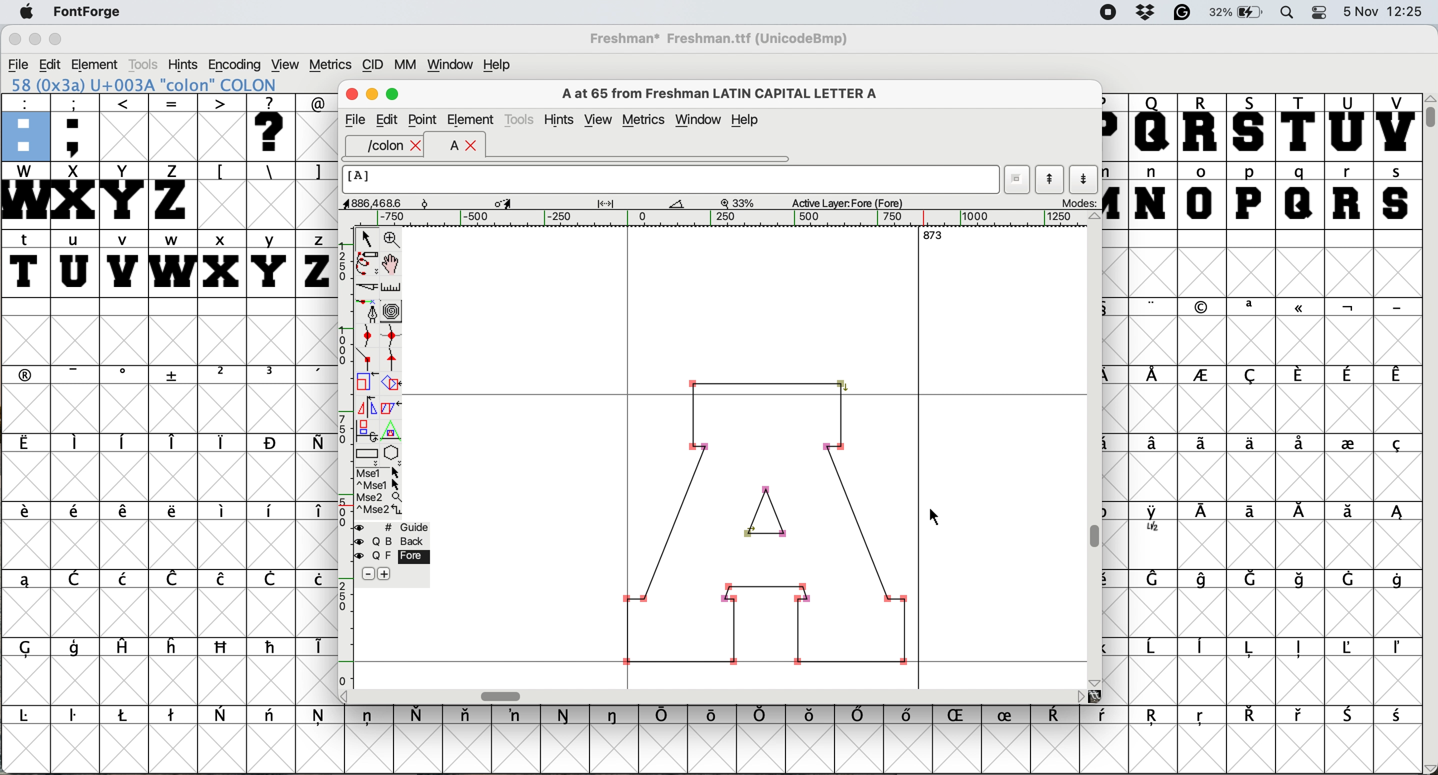 The height and width of the screenshot is (775, 1438). I want to click on q, so click(1300, 195).